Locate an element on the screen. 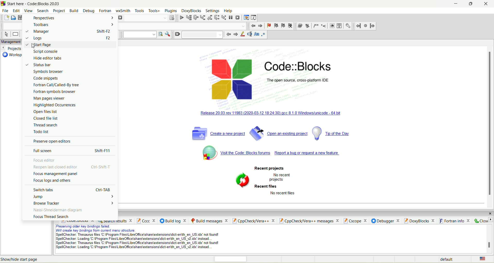  web is located at coordinates (332, 26).